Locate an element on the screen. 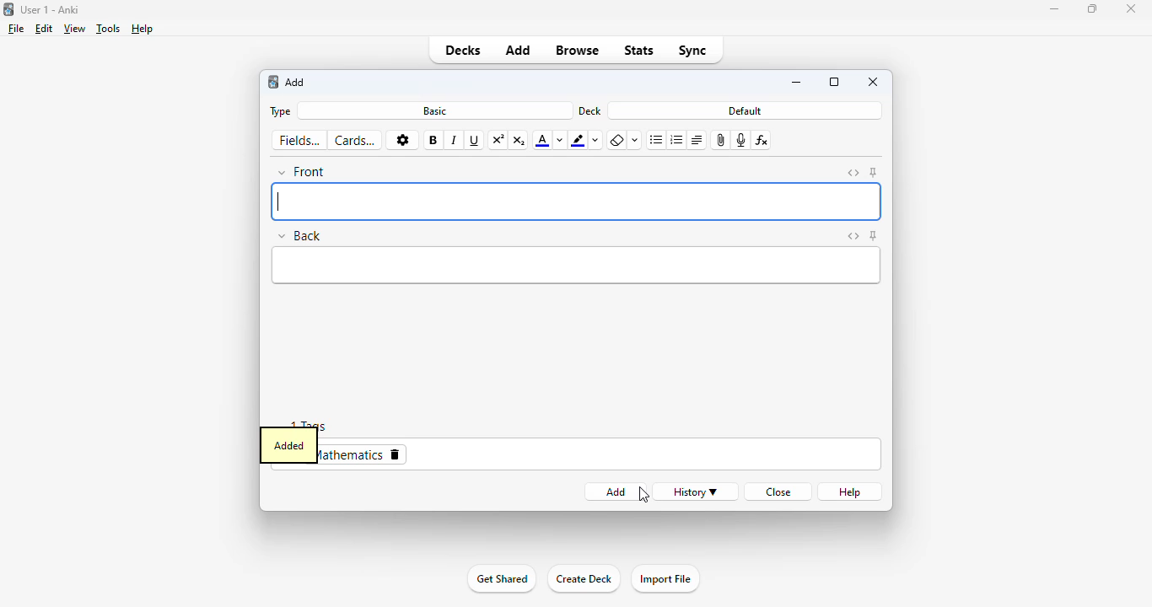  subscript is located at coordinates (519, 140).